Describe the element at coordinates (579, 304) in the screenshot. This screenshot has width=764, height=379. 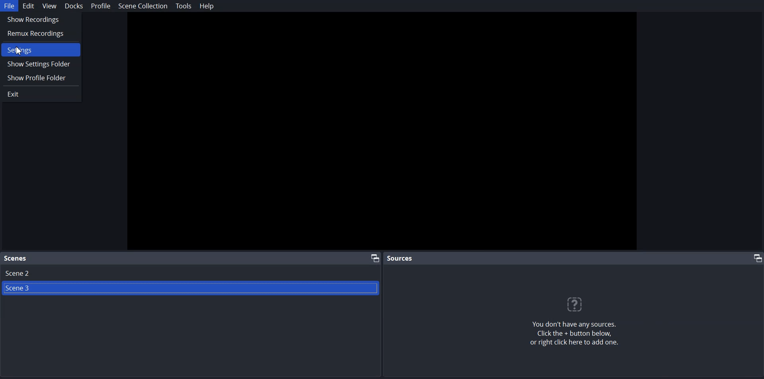
I see `visual element` at that location.